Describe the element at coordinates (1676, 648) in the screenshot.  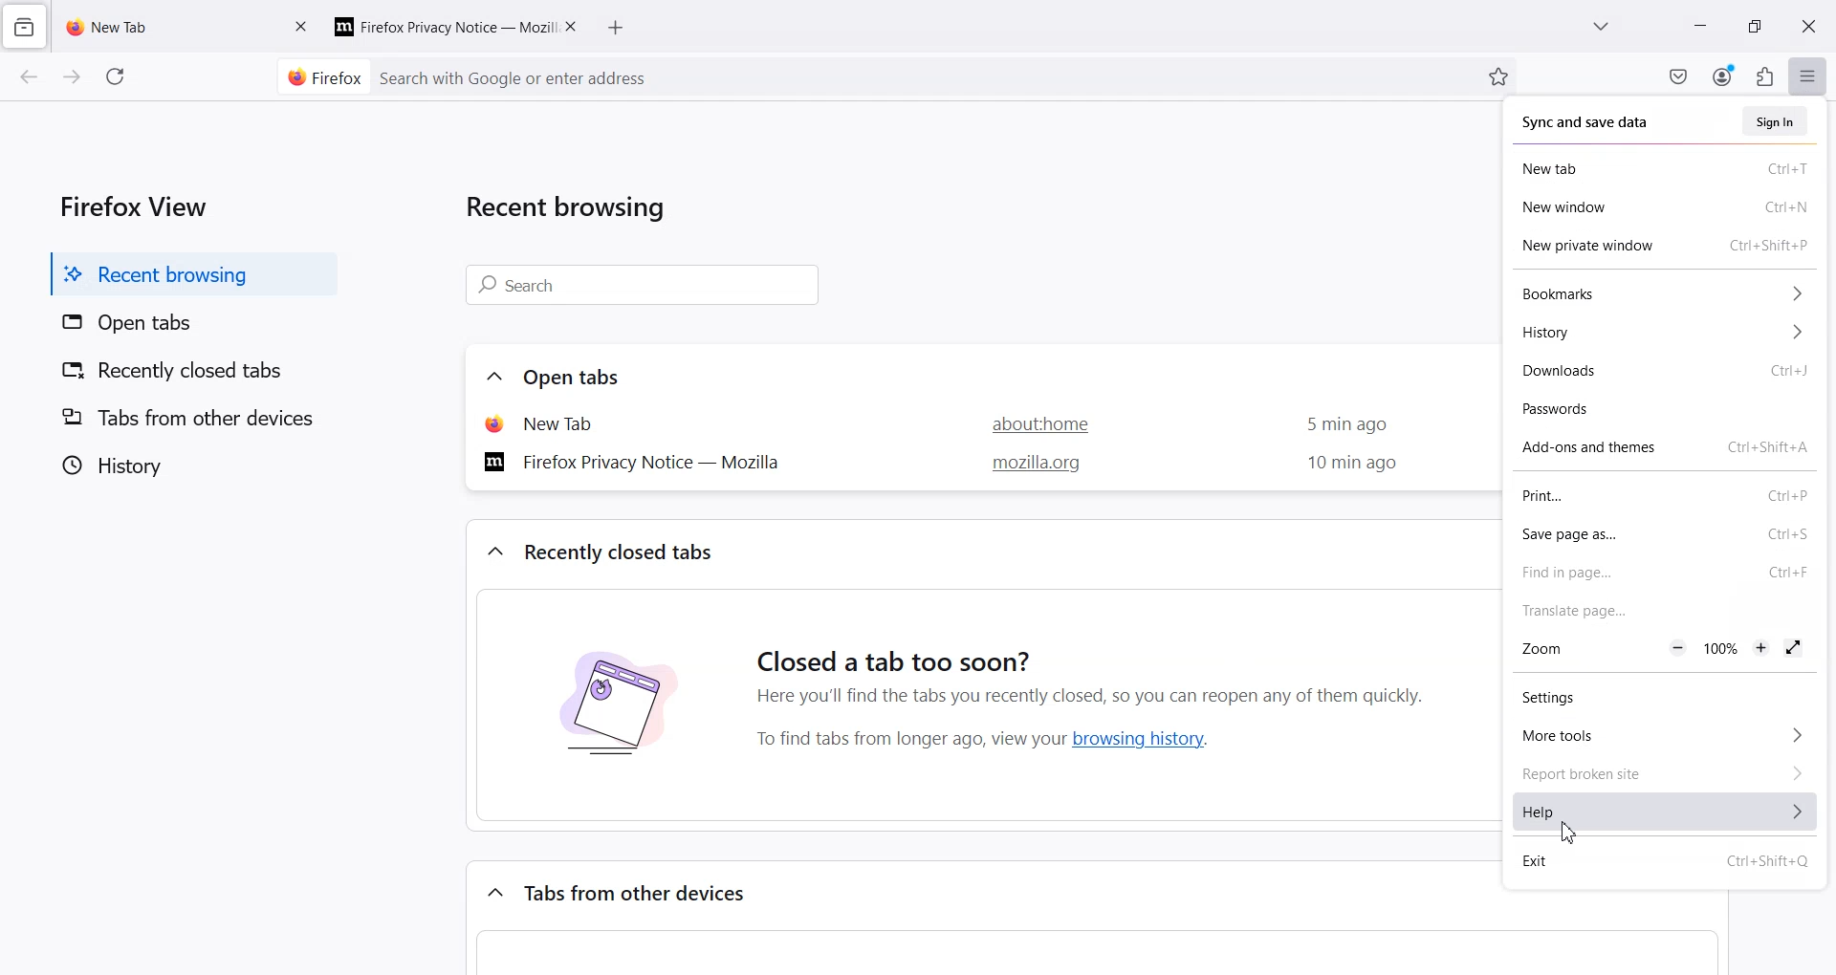
I see `Zoom Out` at that location.